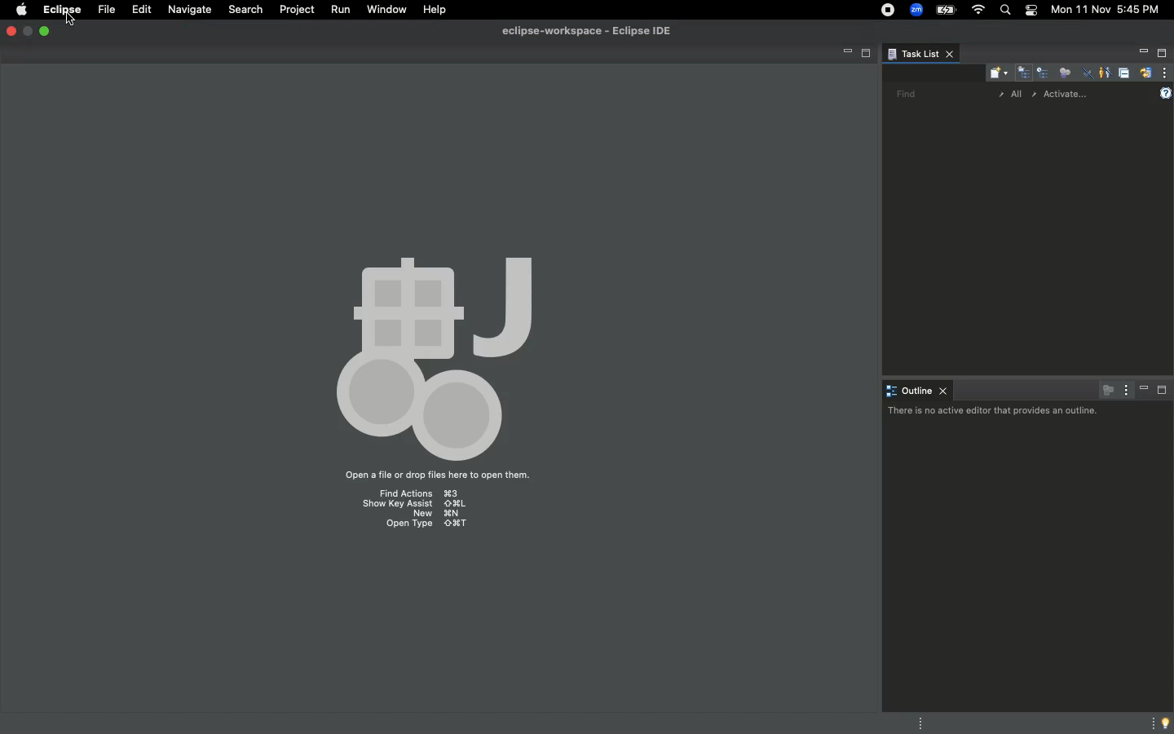  Describe the element at coordinates (451, 475) in the screenshot. I see `Open a file or drop file here` at that location.